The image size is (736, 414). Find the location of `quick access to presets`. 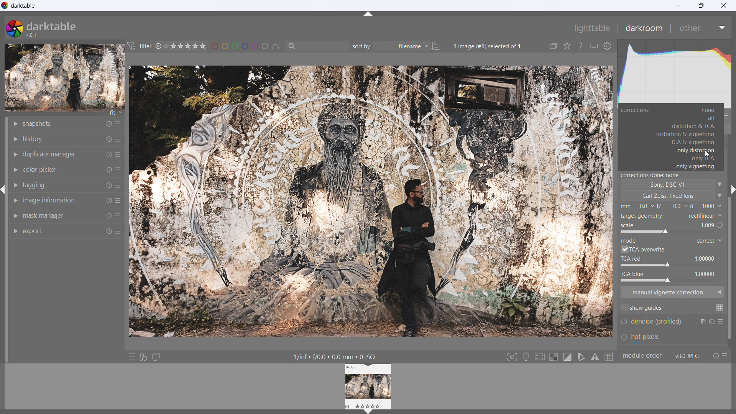

quick access to presets is located at coordinates (131, 357).